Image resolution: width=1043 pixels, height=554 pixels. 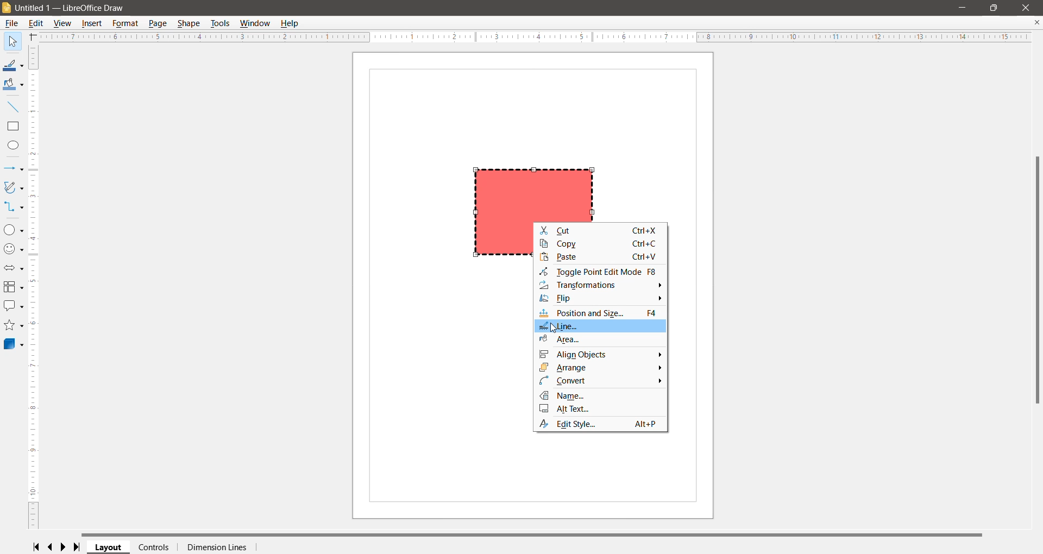 What do you see at coordinates (64, 547) in the screenshot?
I see `Scroll to next page` at bounding box center [64, 547].